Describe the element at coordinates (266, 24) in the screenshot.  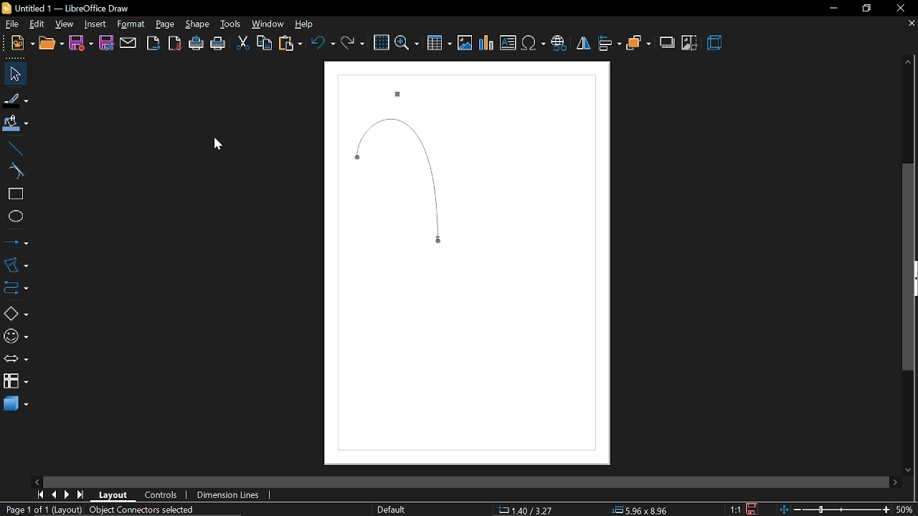
I see `window` at that location.